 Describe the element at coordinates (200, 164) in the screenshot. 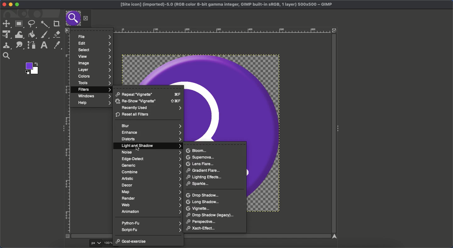

I see `Lens flar` at that location.